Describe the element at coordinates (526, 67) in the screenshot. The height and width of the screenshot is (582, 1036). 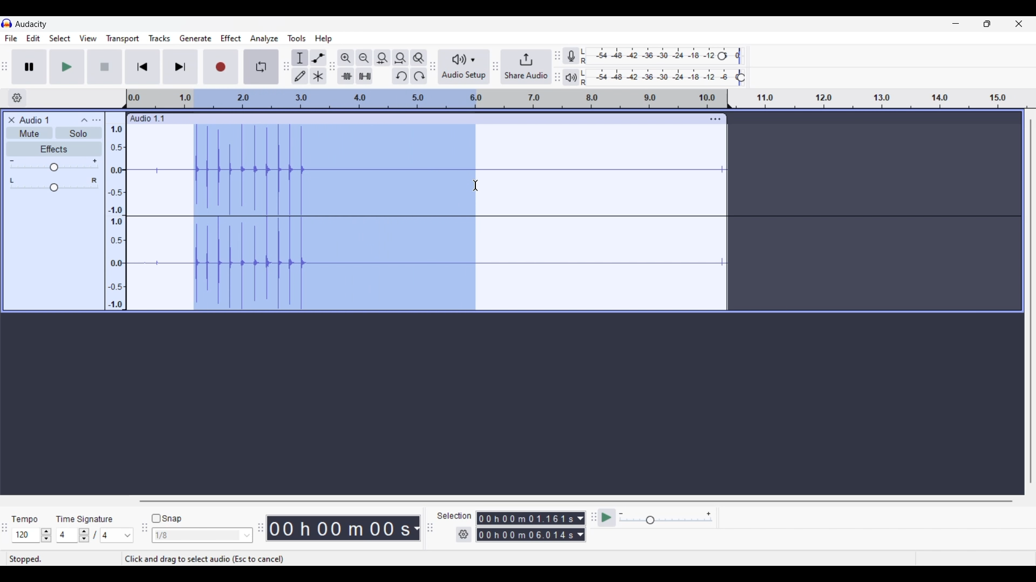
I see `Share audio` at that location.